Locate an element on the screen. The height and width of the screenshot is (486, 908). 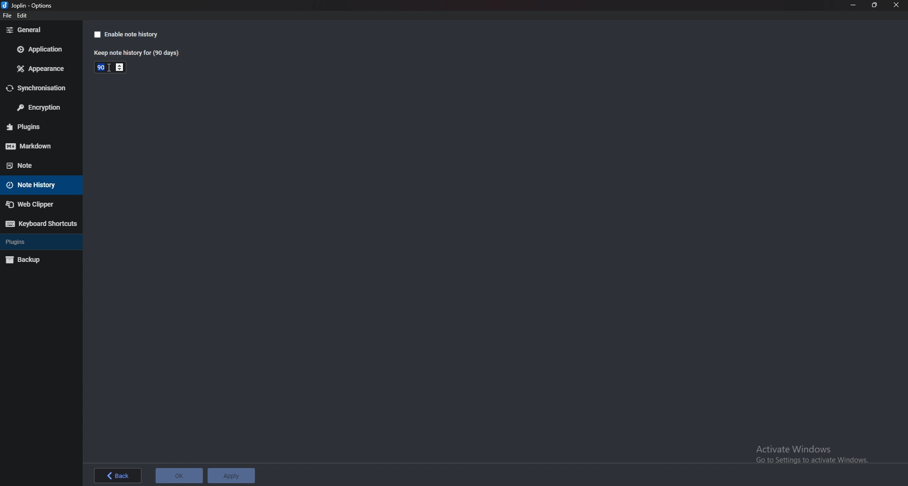
apply is located at coordinates (232, 475).